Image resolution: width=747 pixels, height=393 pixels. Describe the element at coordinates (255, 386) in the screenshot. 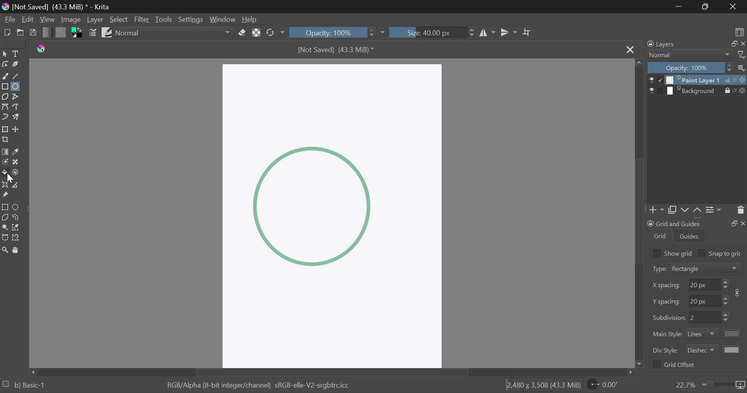

I see `Color Information` at that location.